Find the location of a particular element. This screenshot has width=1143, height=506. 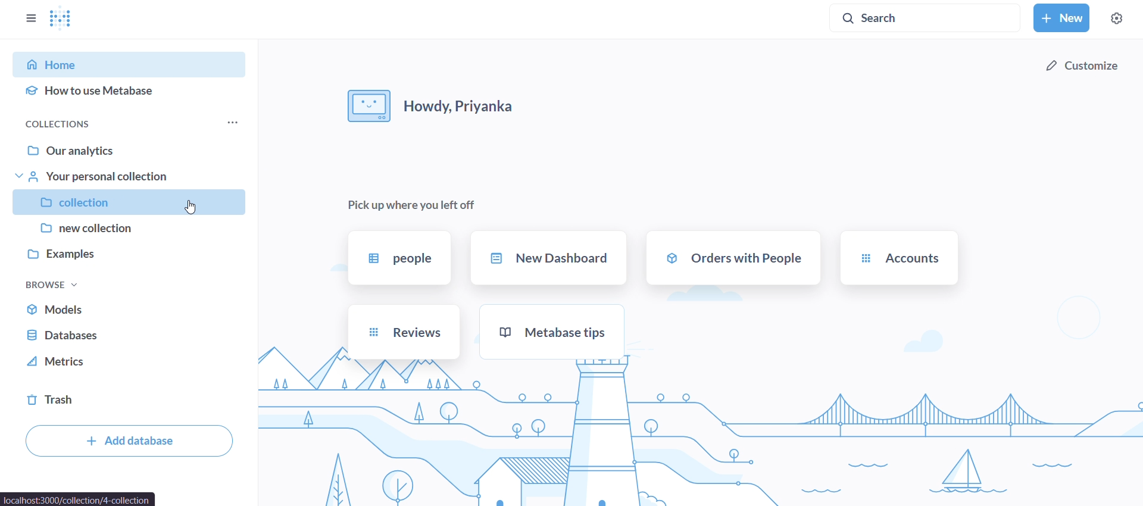

new is located at coordinates (1062, 17).